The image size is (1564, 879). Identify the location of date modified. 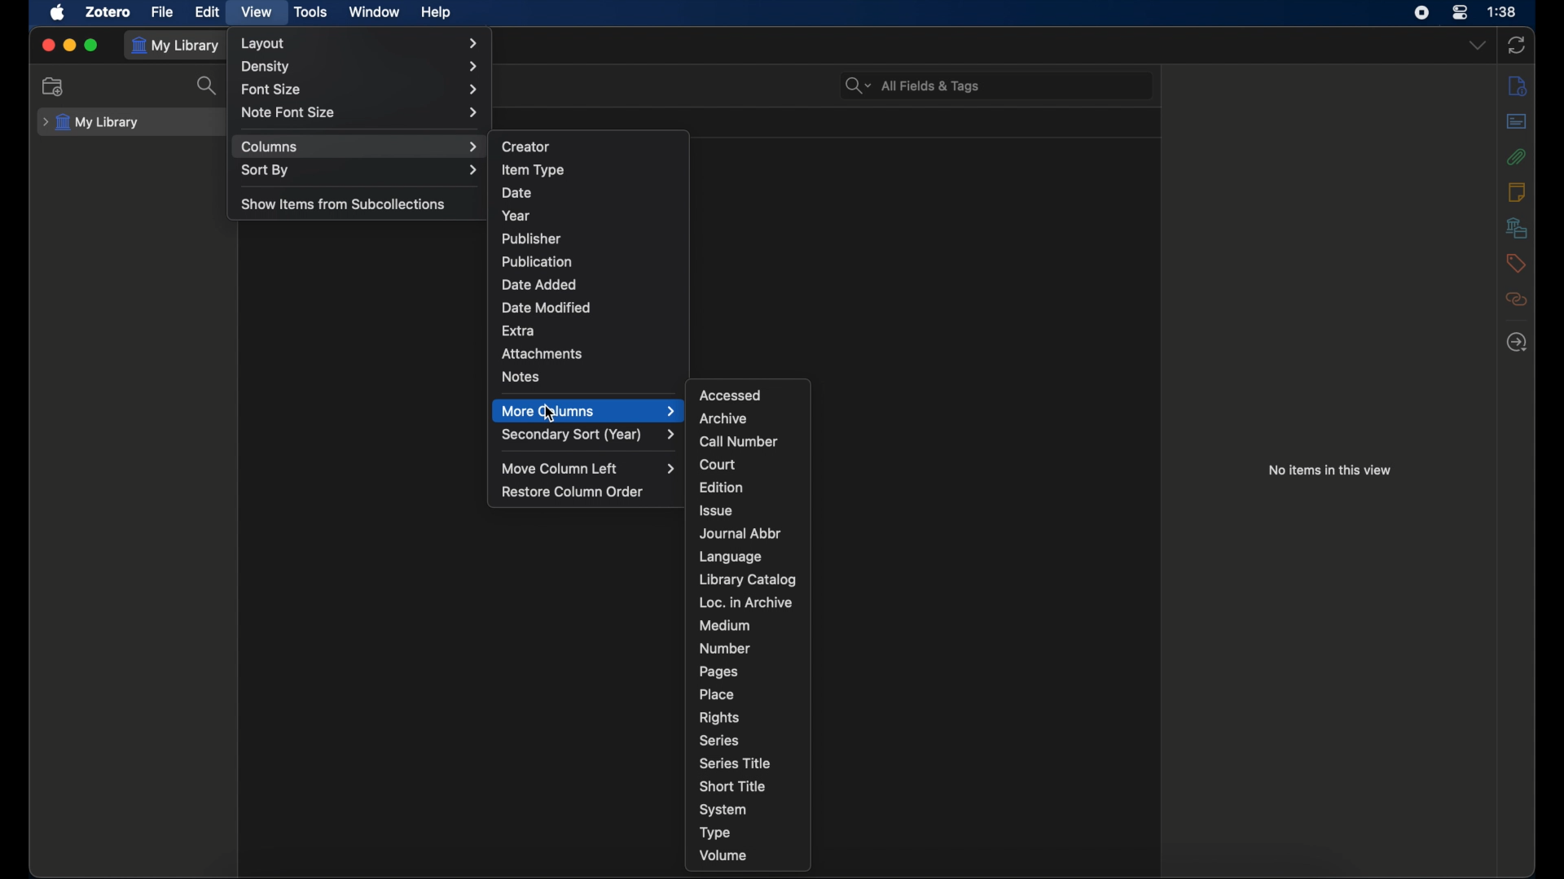
(547, 308).